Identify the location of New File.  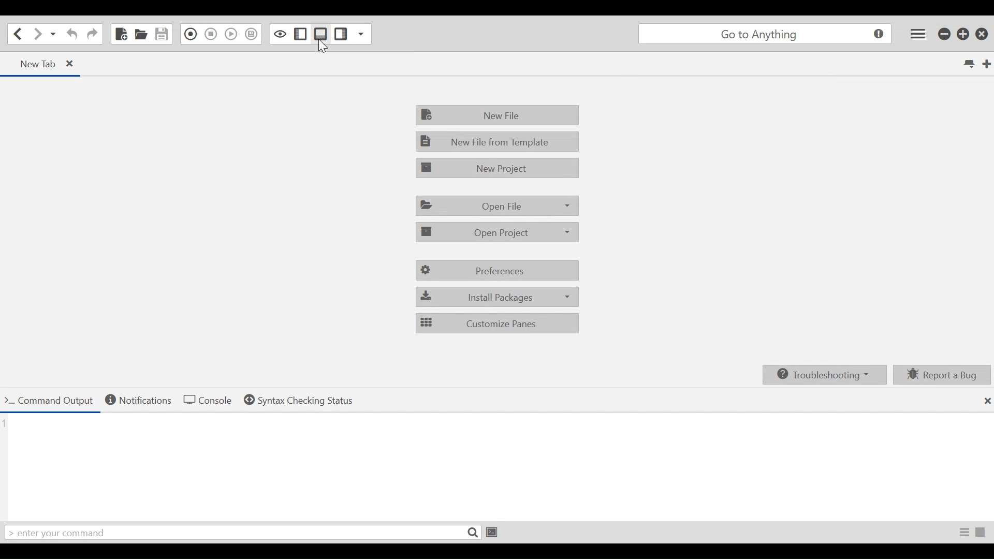
(122, 34).